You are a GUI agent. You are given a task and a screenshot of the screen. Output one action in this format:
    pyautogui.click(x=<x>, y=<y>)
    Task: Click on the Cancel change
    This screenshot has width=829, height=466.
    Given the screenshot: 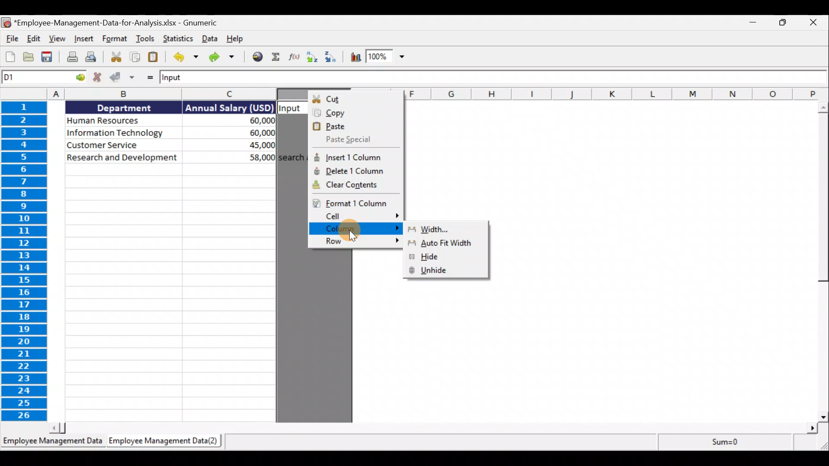 What is the action you would take?
    pyautogui.click(x=99, y=76)
    